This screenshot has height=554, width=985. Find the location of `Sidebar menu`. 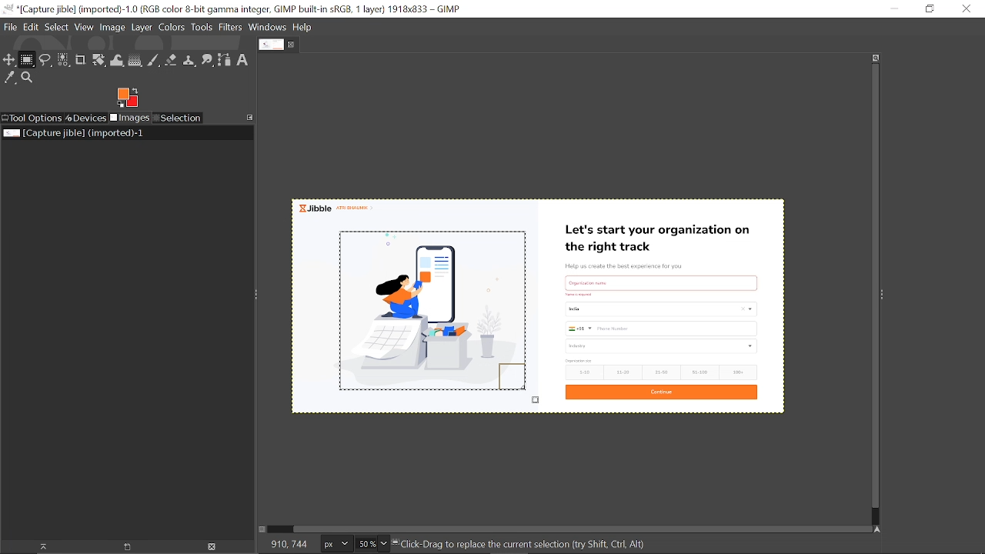

Sidebar menu is located at coordinates (886, 295).